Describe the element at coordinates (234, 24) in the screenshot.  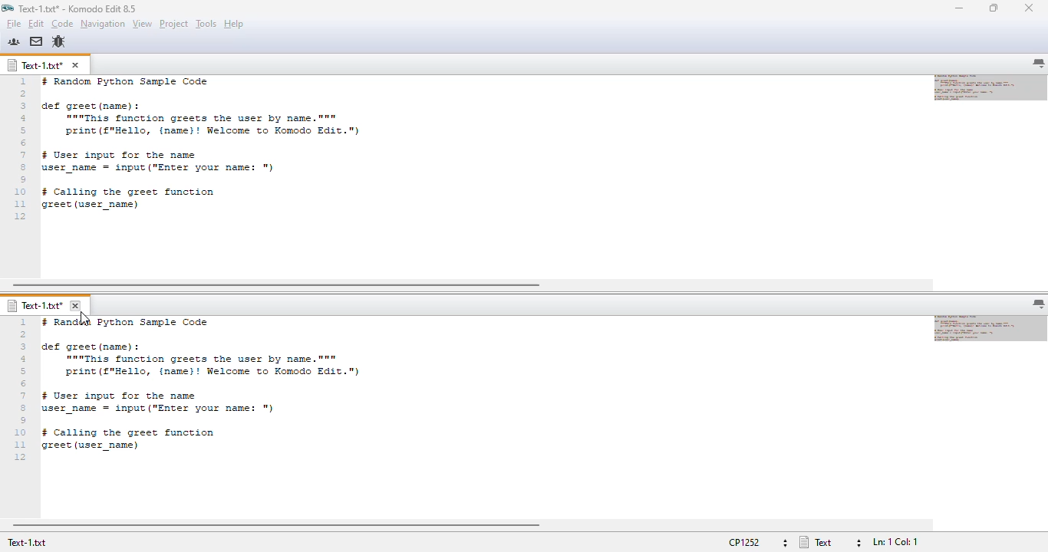
I see `help` at that location.